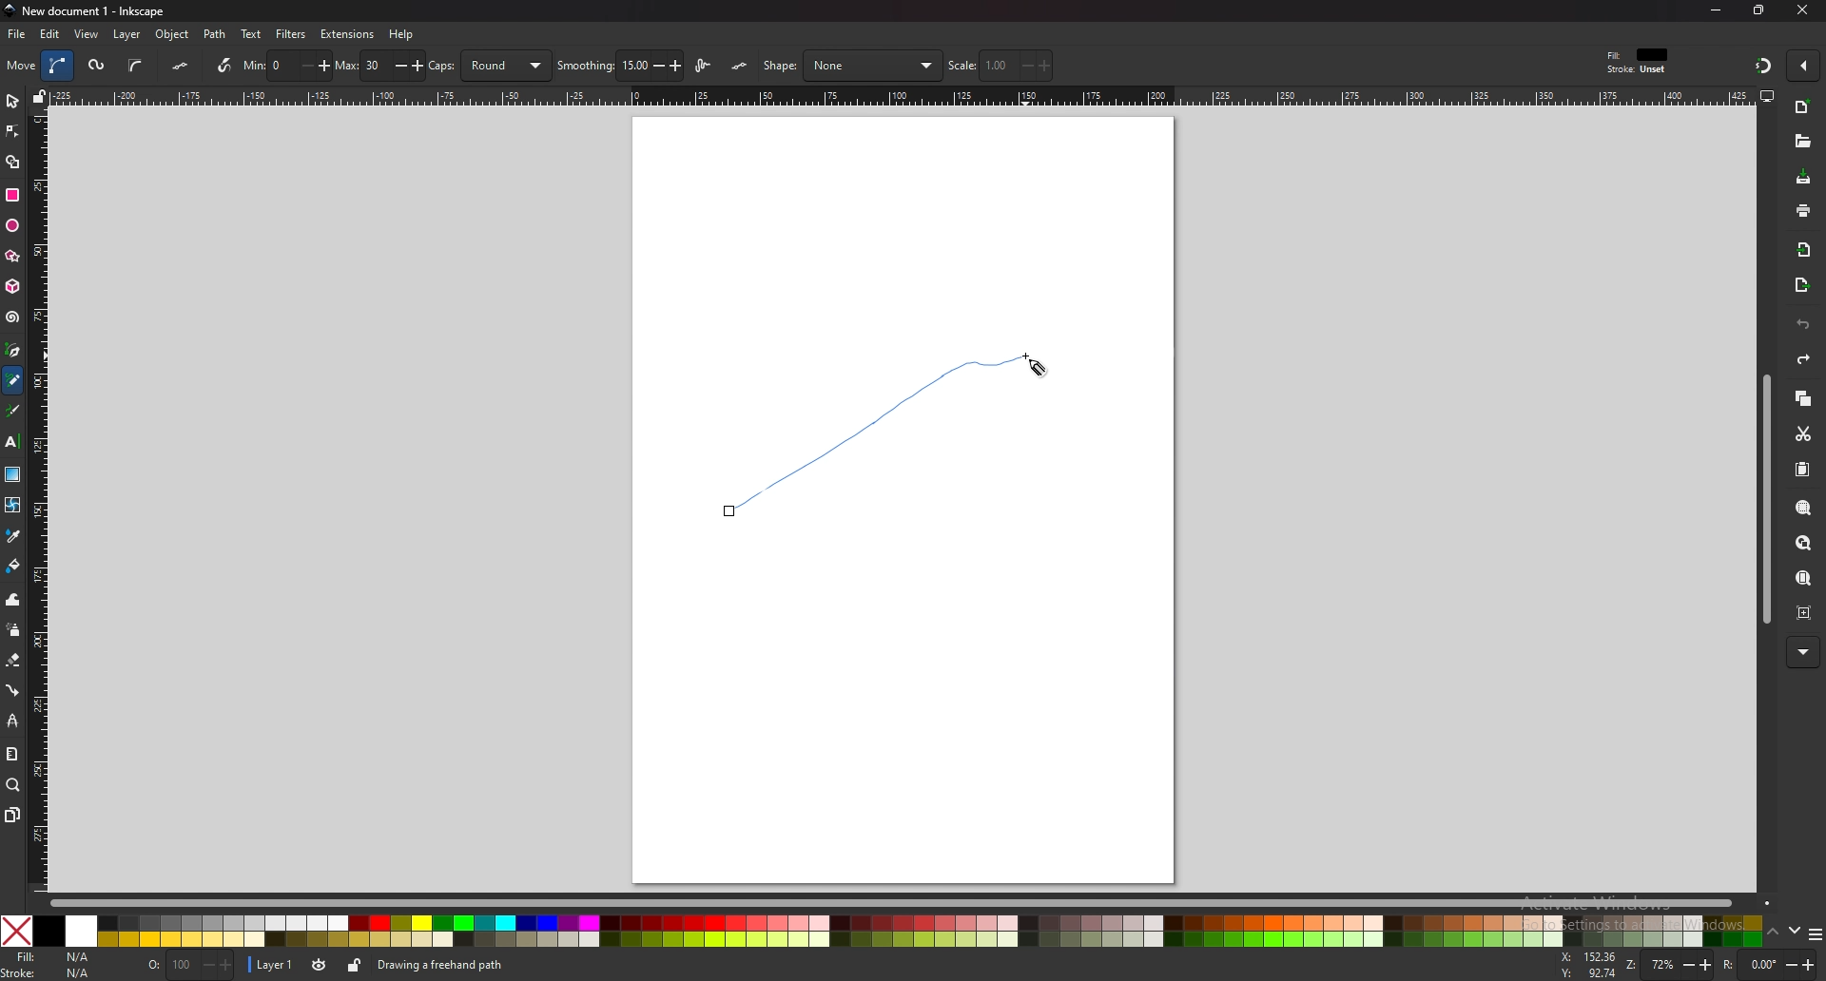 The width and height of the screenshot is (1826, 981). I want to click on text, so click(12, 441).